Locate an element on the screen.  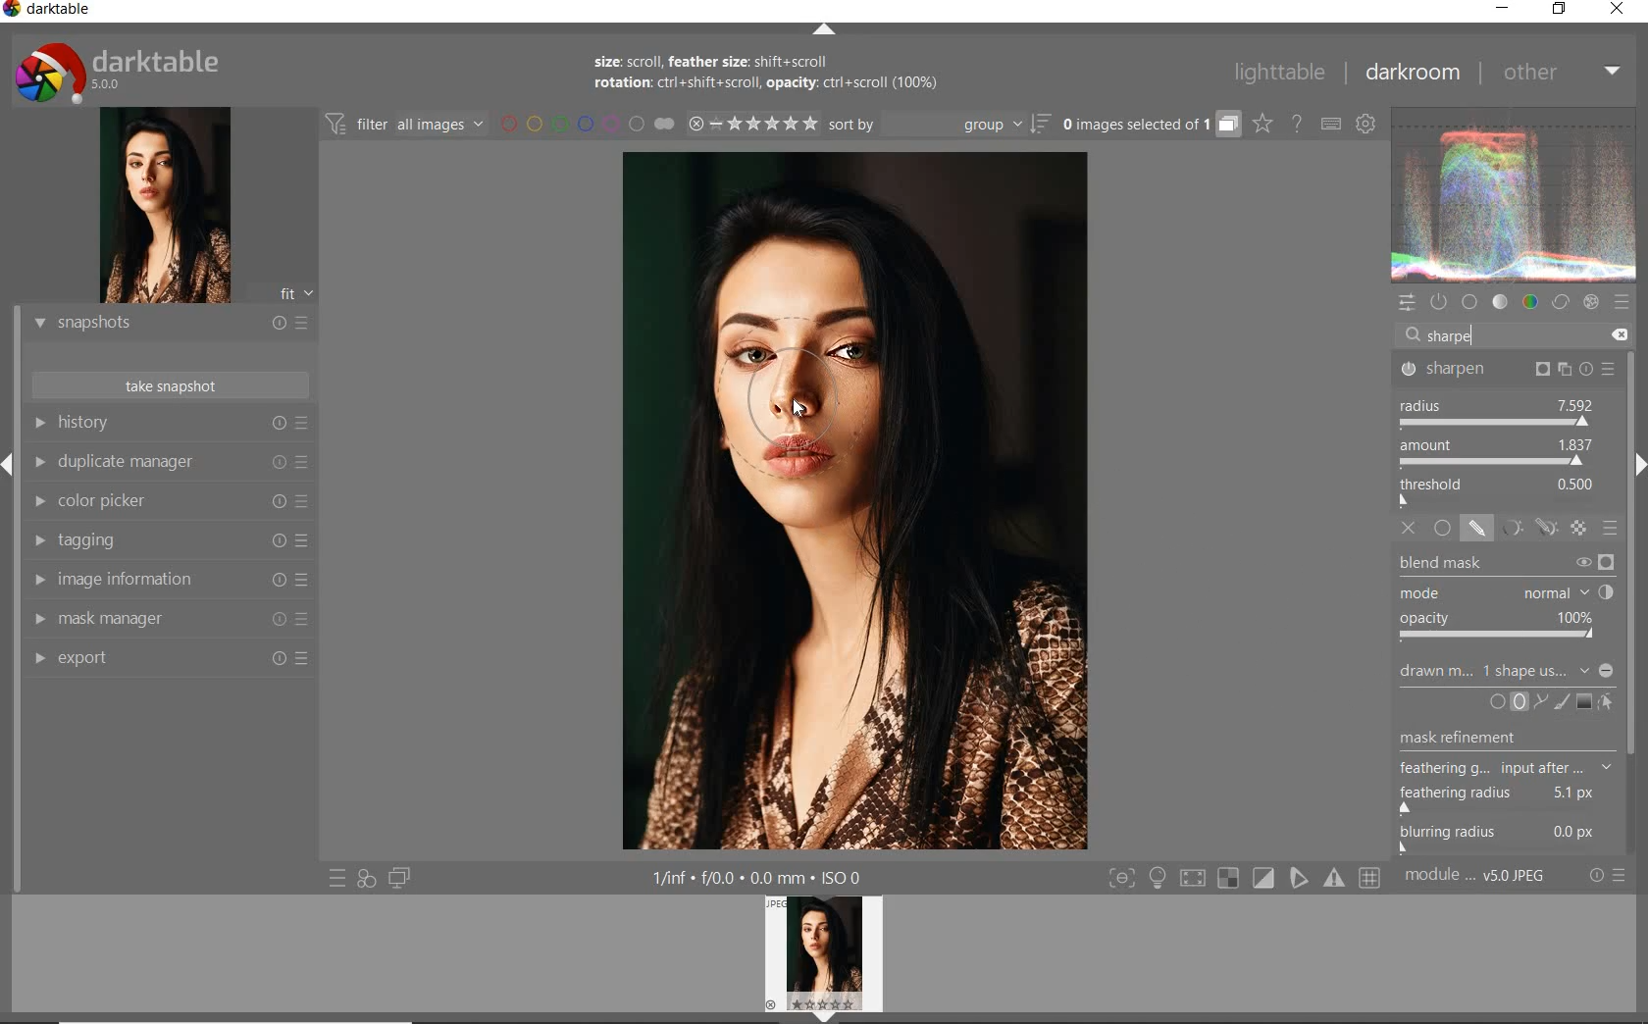
sign  is located at coordinates (1195, 880).